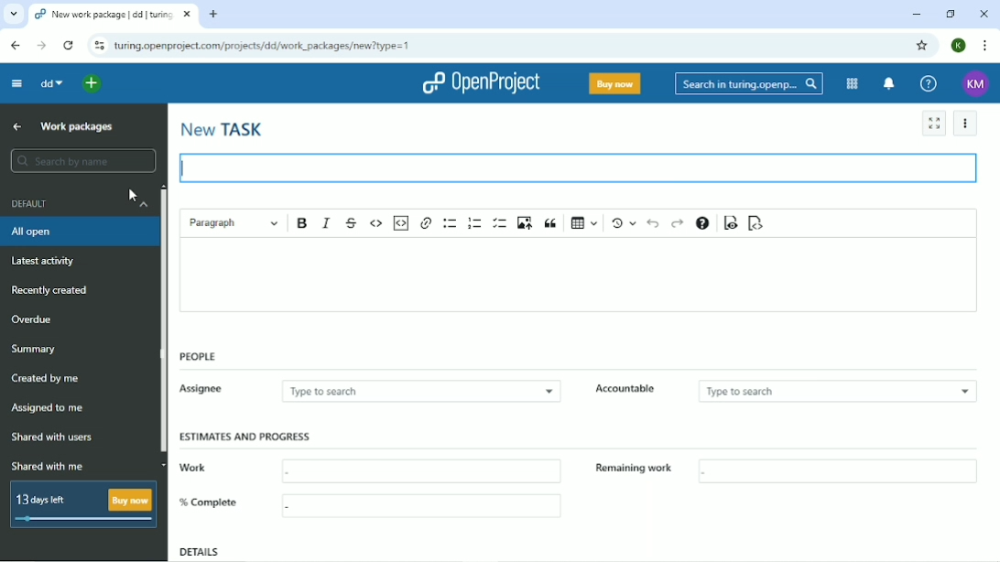  Describe the element at coordinates (41, 45) in the screenshot. I see `Forward` at that location.